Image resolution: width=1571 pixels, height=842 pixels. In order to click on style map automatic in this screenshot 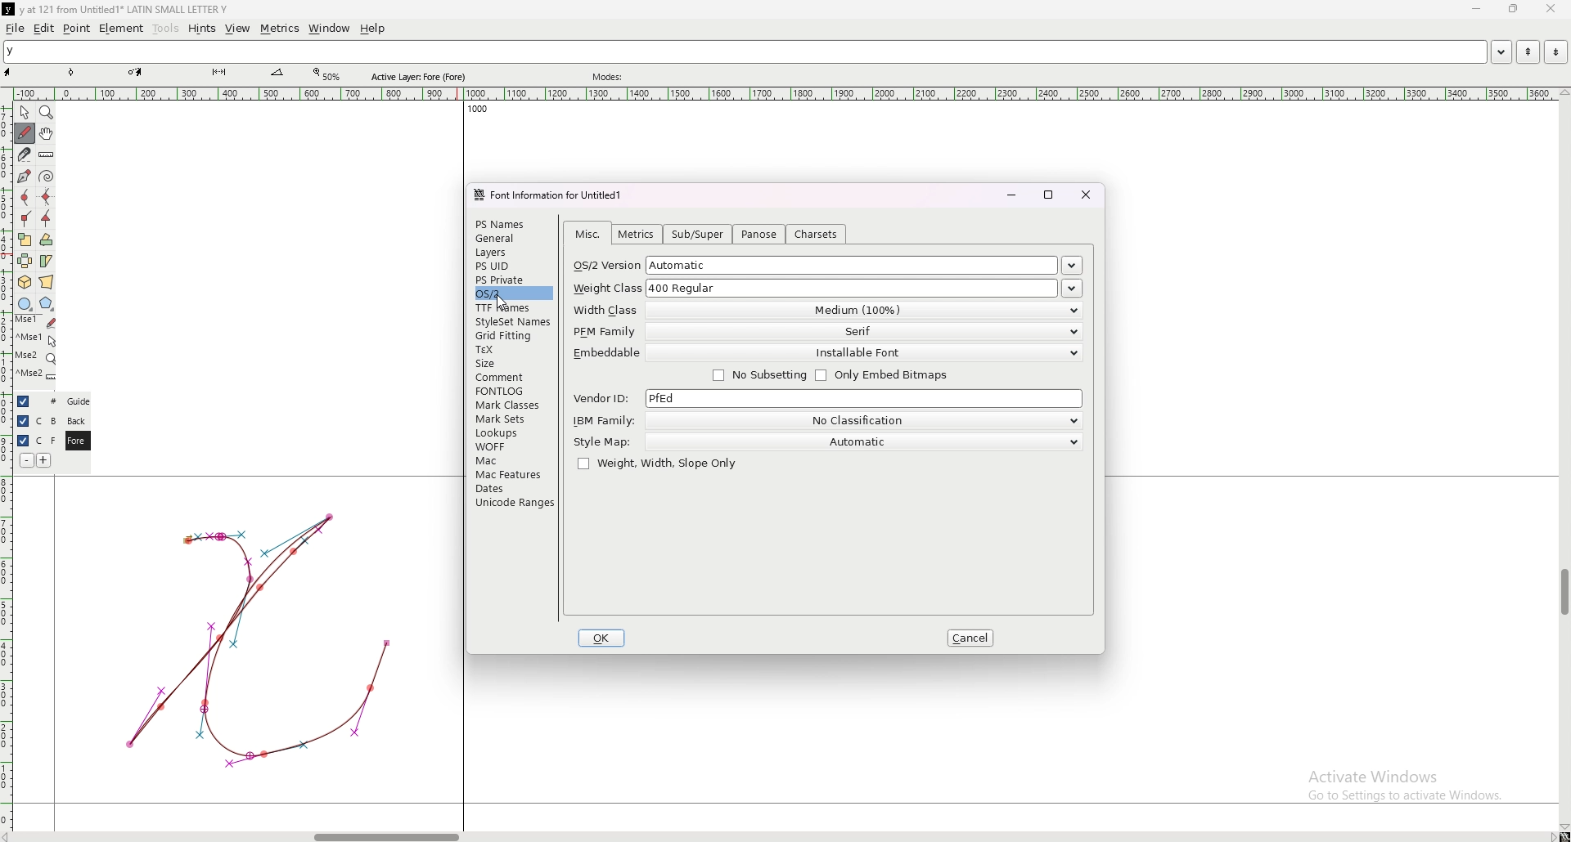, I will do `click(826, 441)`.